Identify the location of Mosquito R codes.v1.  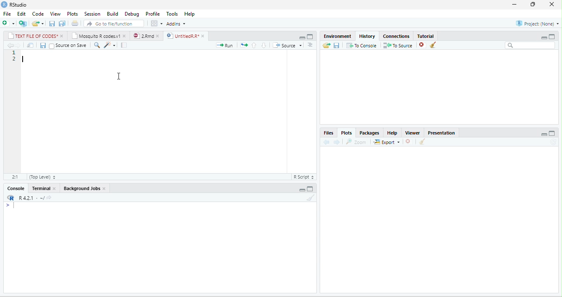
(96, 35).